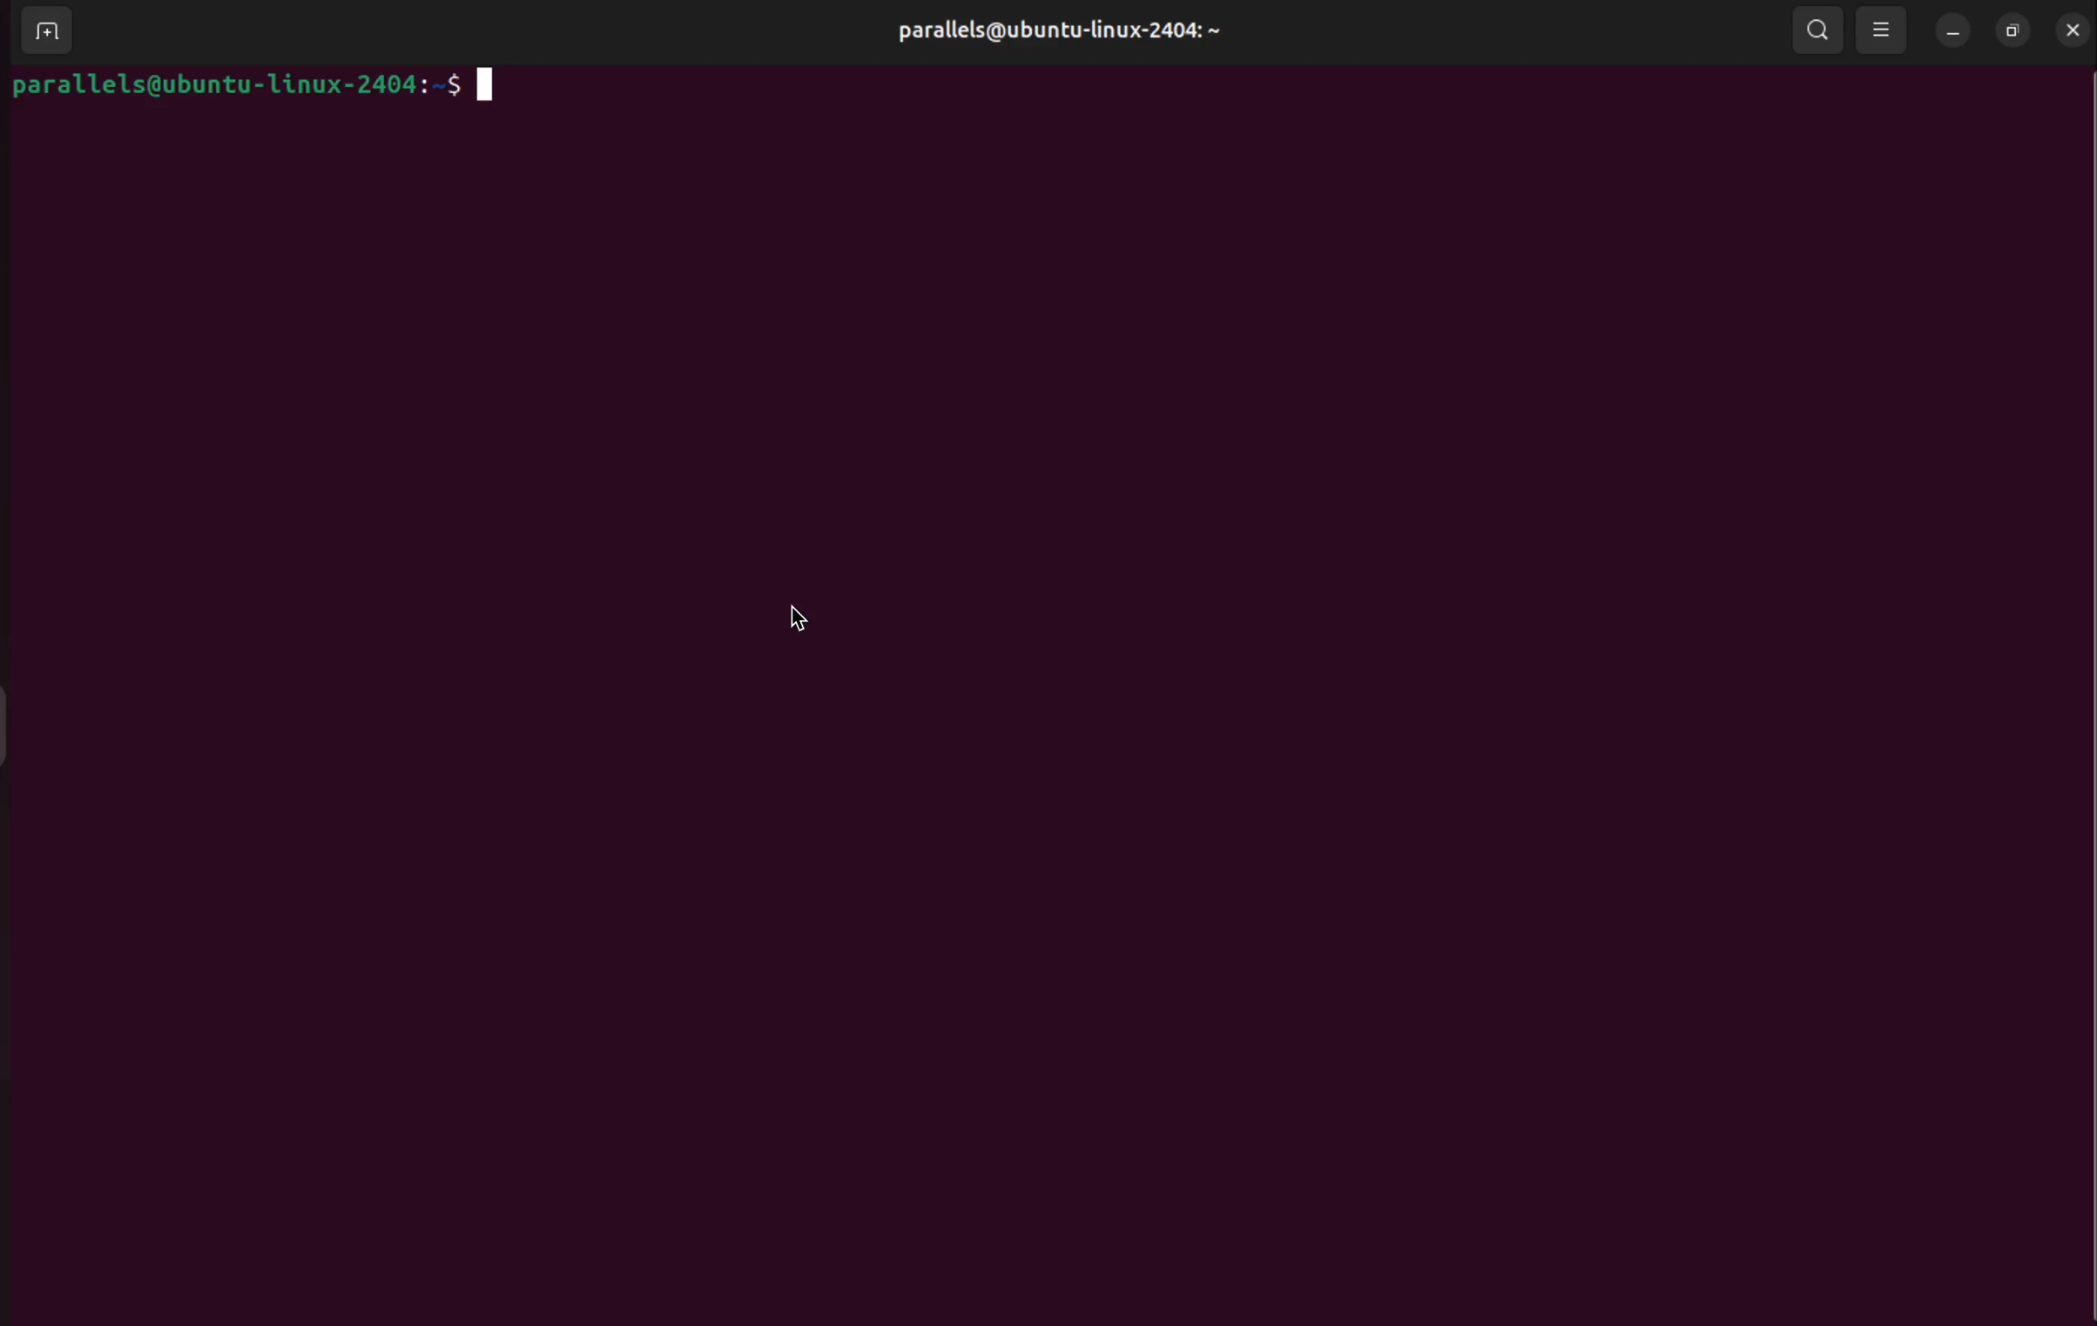  Describe the element at coordinates (1886, 32) in the screenshot. I see `view options` at that location.